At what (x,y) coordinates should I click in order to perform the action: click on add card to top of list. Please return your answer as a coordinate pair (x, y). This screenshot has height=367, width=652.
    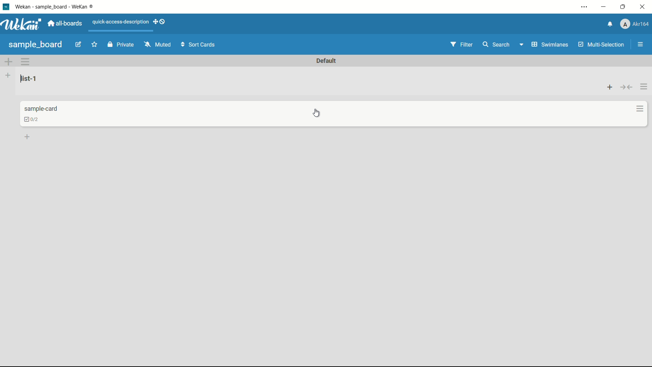
    Looking at the image, I should click on (610, 88).